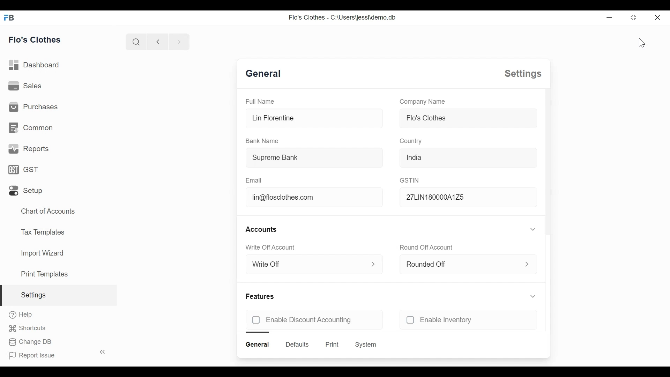 The height and width of the screenshot is (377, 670). Describe the element at coordinates (33, 295) in the screenshot. I see `settings` at that location.